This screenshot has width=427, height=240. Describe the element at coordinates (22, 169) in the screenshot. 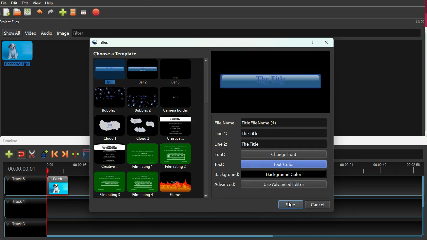

I see `` at that location.